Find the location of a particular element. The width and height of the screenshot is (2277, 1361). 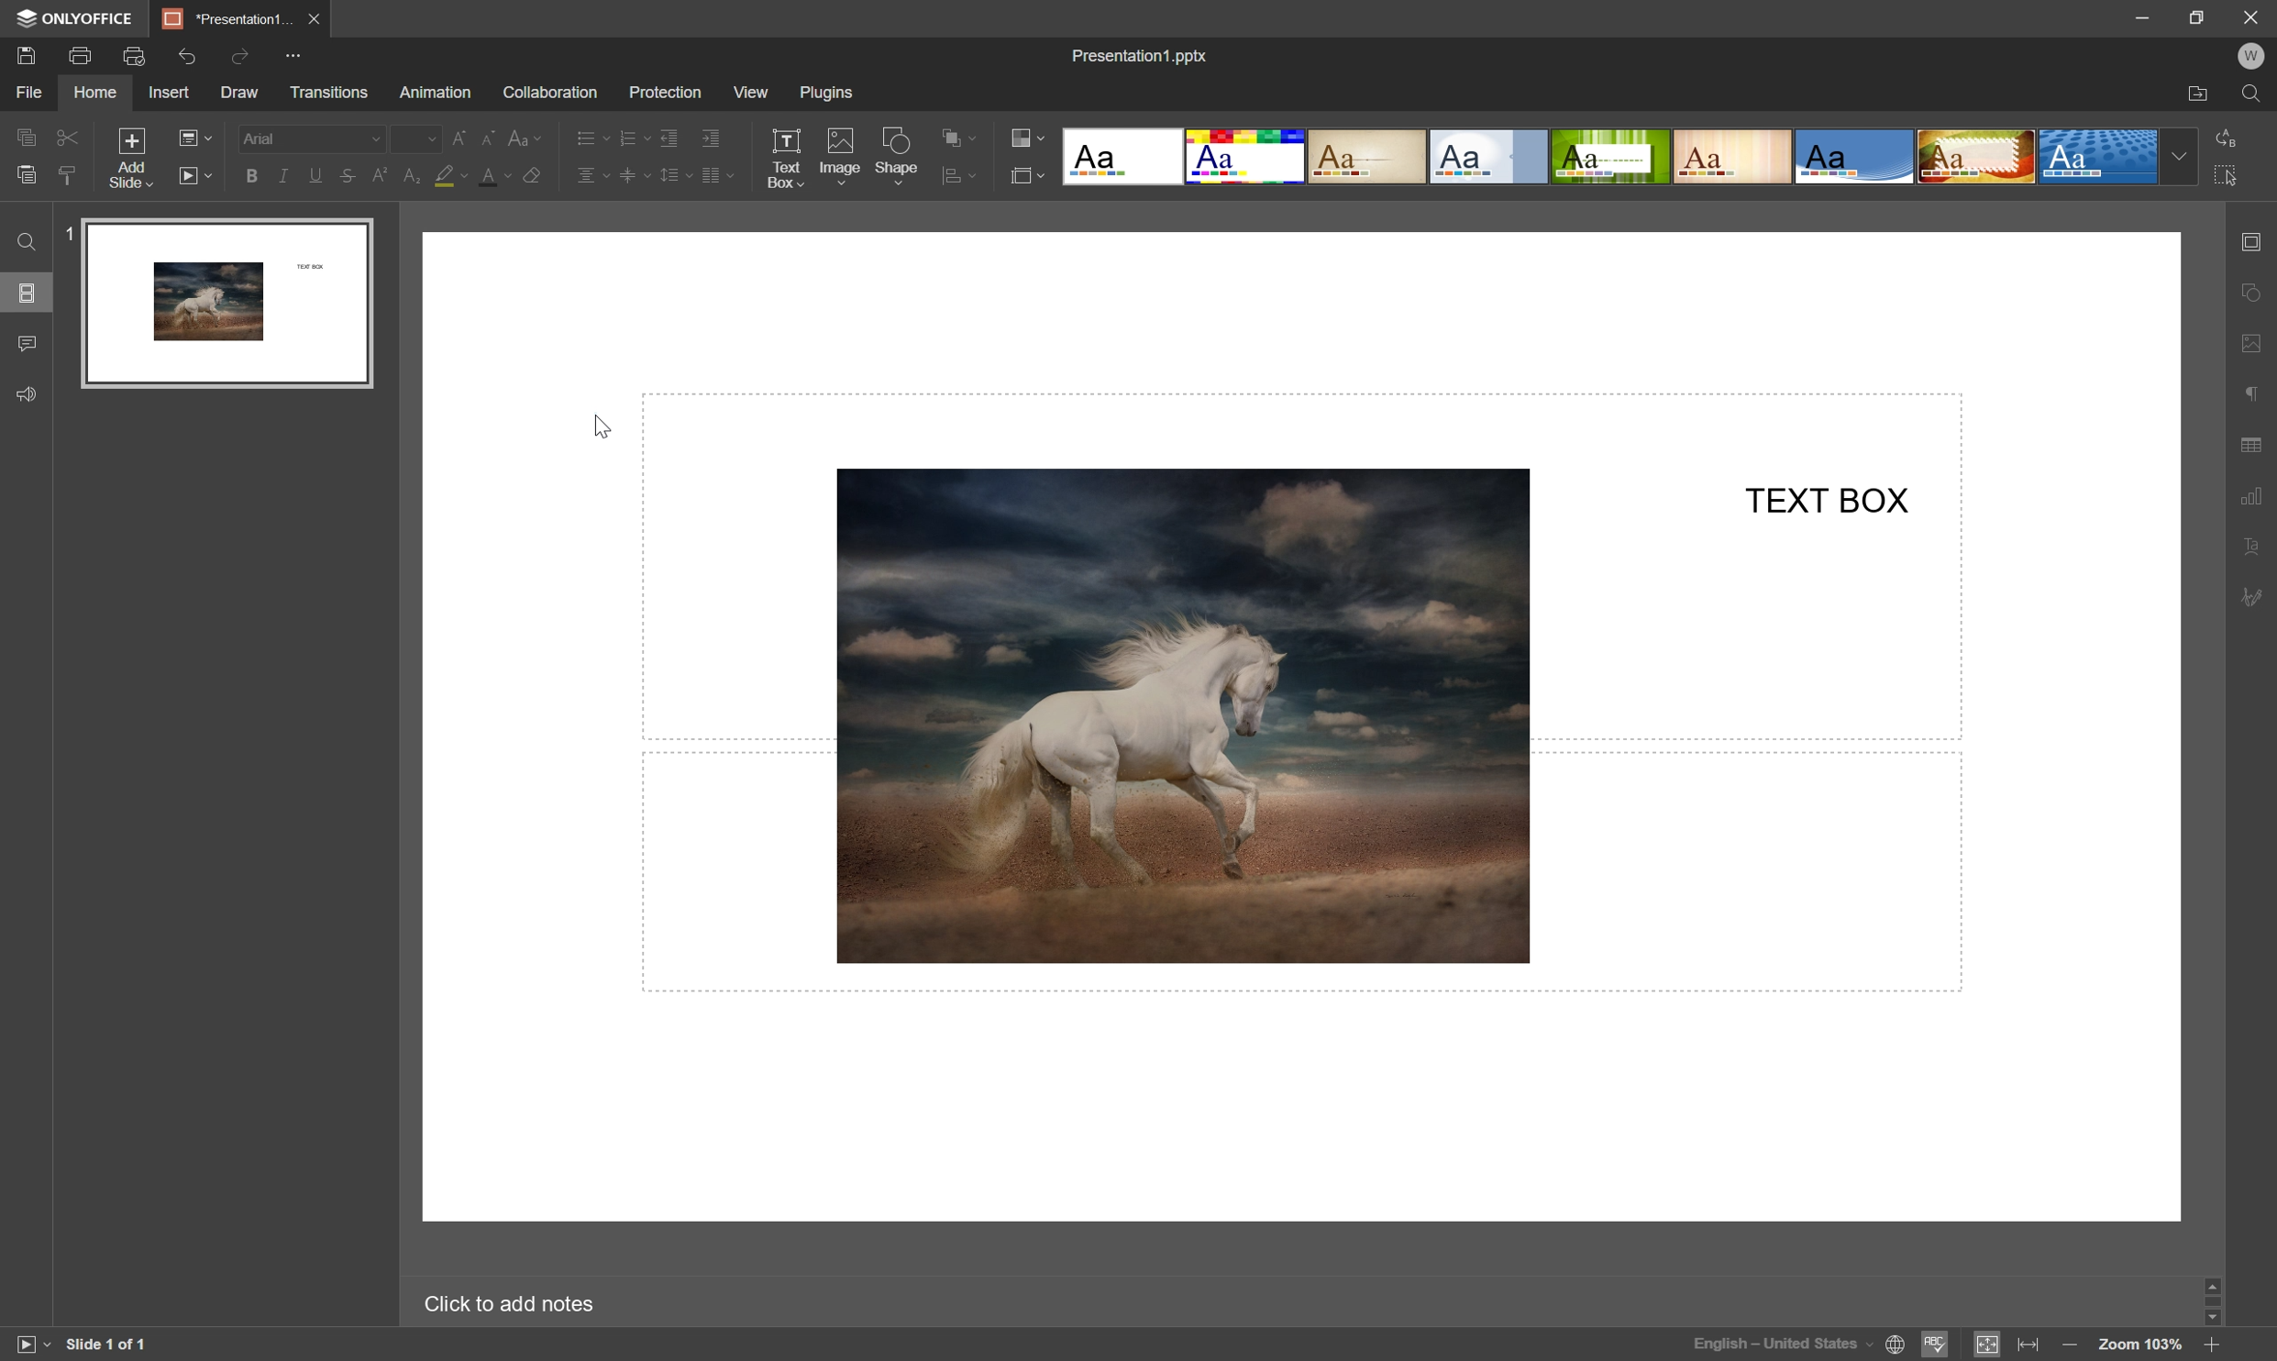

line spacing is located at coordinates (676, 175).